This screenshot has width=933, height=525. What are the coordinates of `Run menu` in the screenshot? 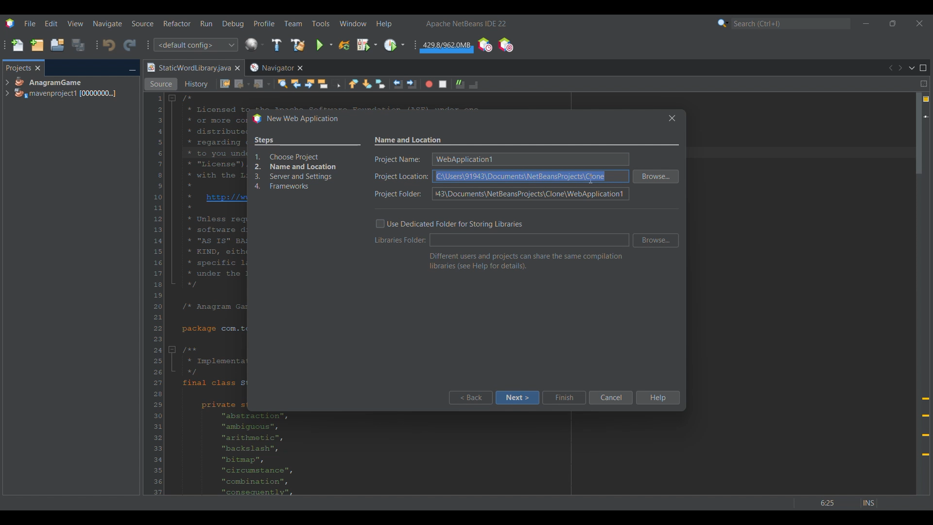 It's located at (206, 23).